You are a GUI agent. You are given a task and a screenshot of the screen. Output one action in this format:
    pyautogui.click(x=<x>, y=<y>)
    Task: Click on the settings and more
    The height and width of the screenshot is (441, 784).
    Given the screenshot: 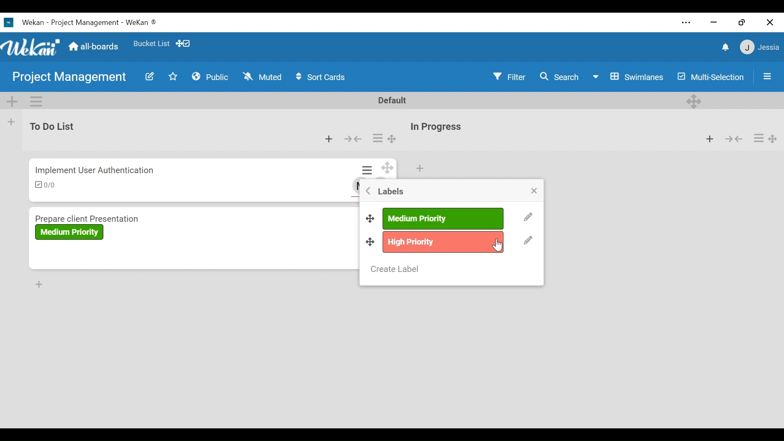 What is the action you would take?
    pyautogui.click(x=688, y=23)
    